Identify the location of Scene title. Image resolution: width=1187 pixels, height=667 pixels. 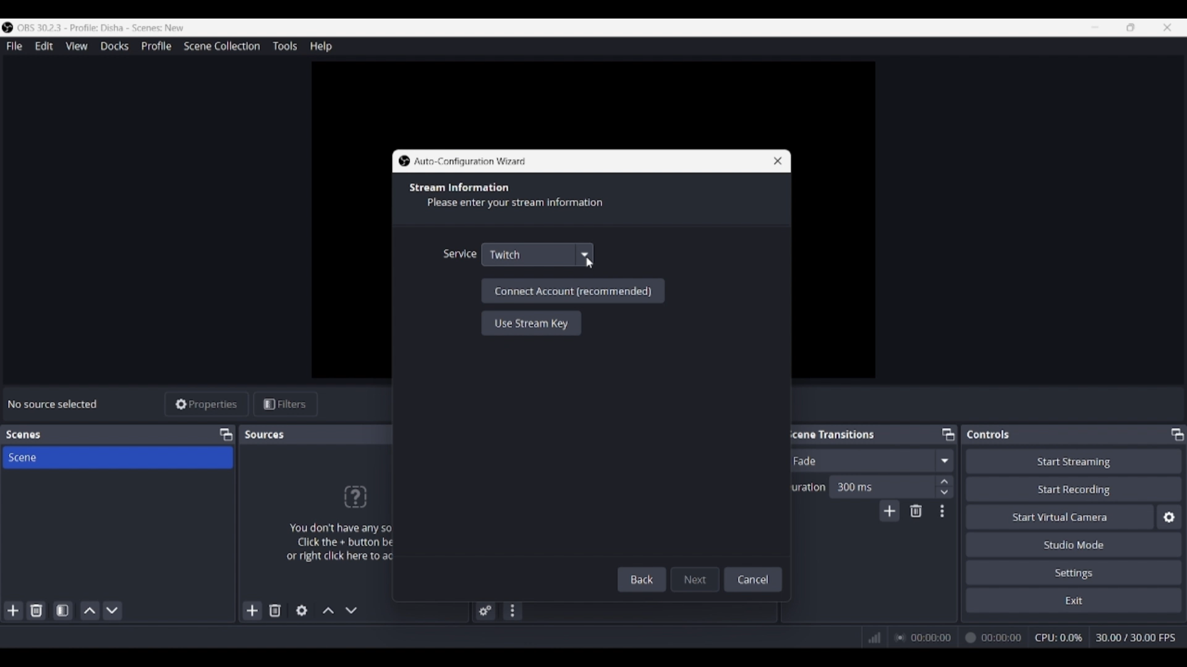
(117, 457).